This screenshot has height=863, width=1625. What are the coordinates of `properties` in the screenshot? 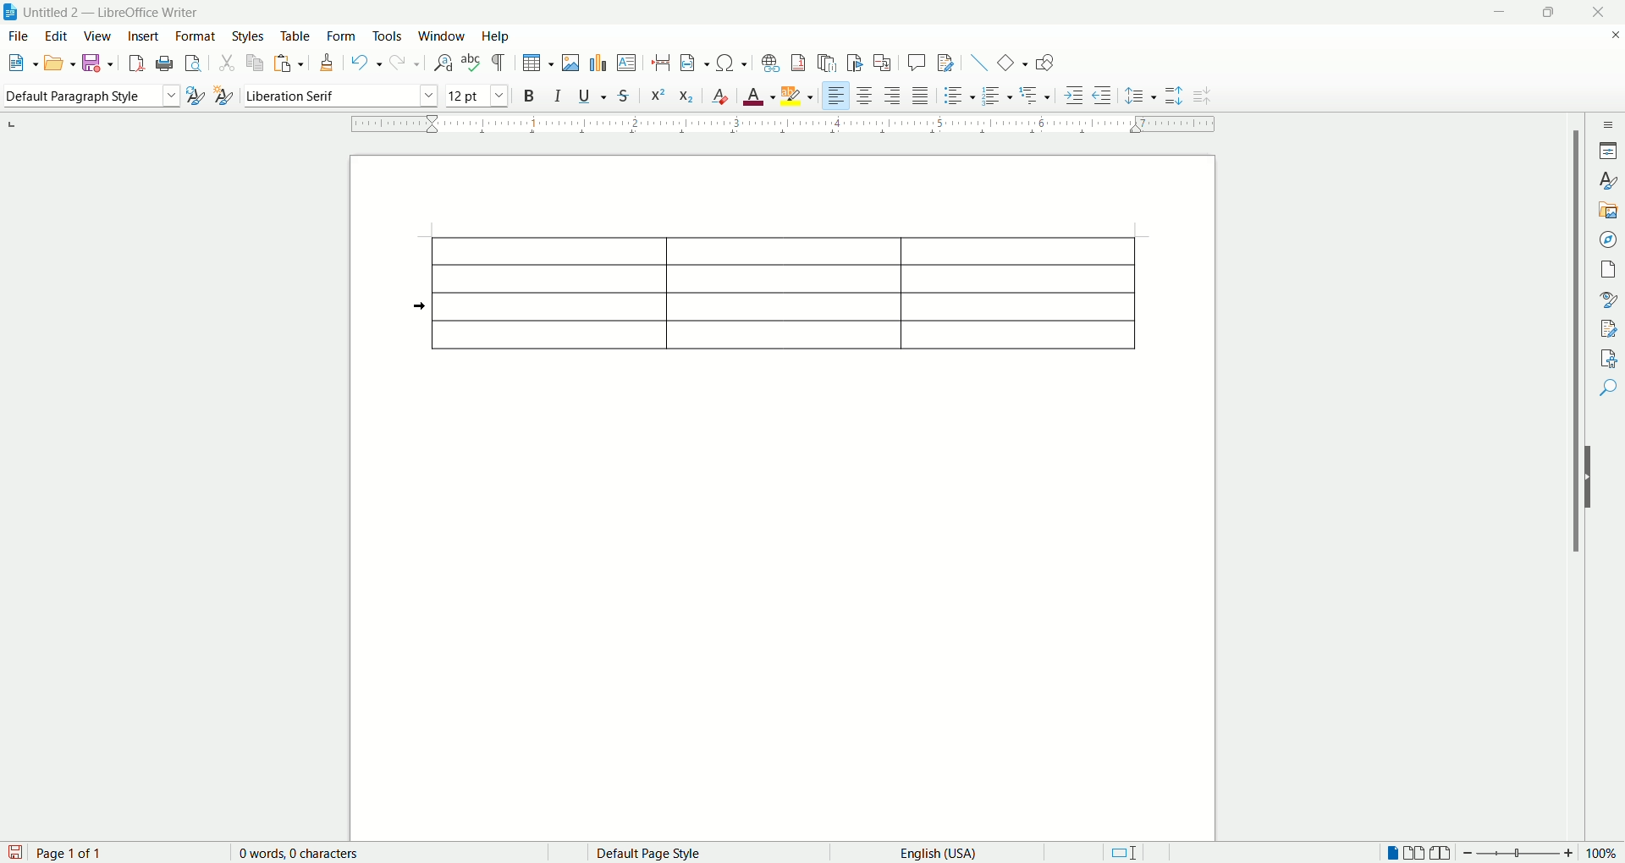 It's located at (1610, 151).